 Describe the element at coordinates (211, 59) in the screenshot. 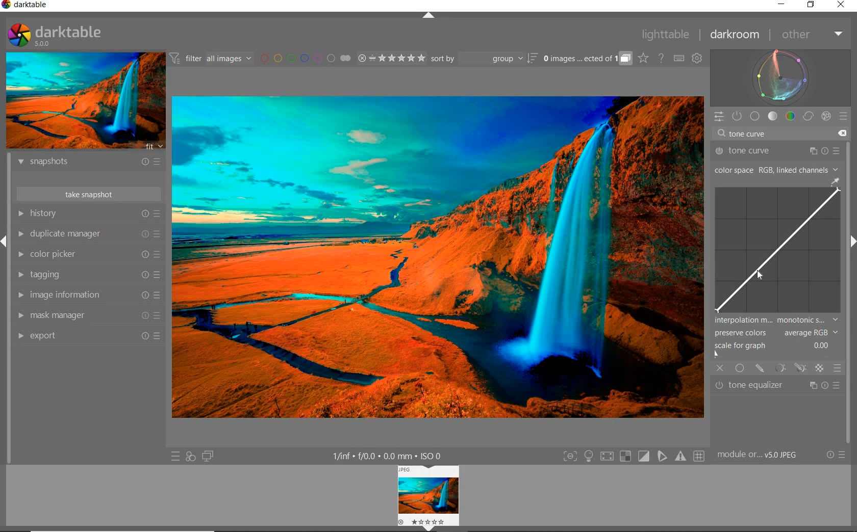

I see `FILTER IMAGES BASED ON THEIR MODULE ORDER` at that location.